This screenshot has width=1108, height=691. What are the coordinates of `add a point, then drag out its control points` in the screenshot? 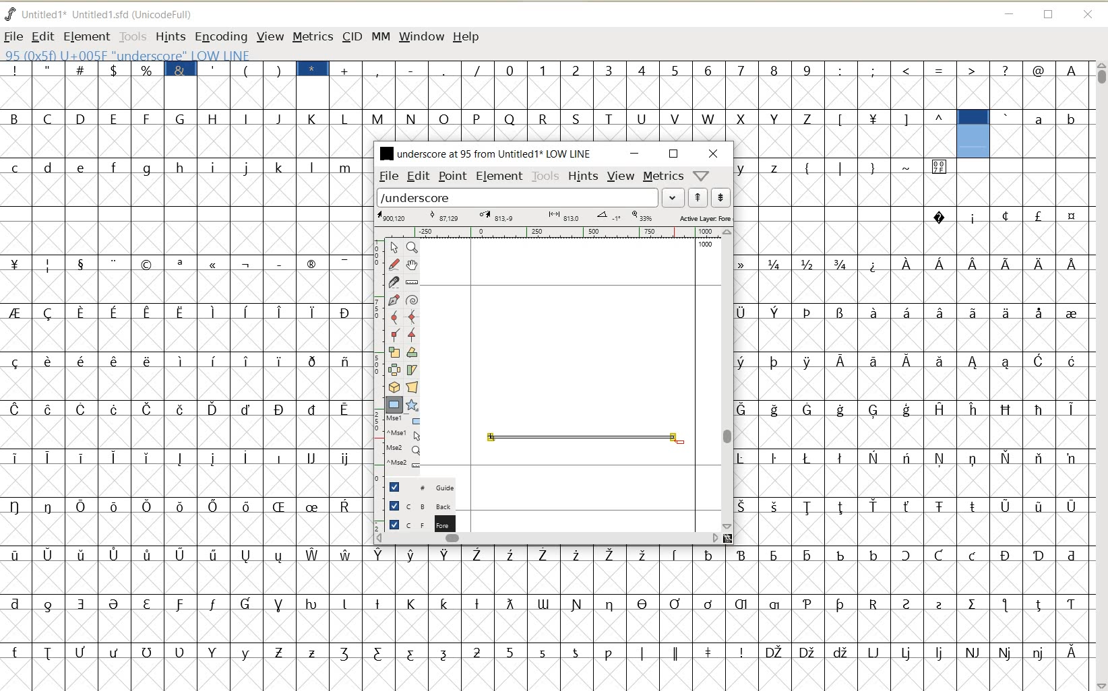 It's located at (394, 300).